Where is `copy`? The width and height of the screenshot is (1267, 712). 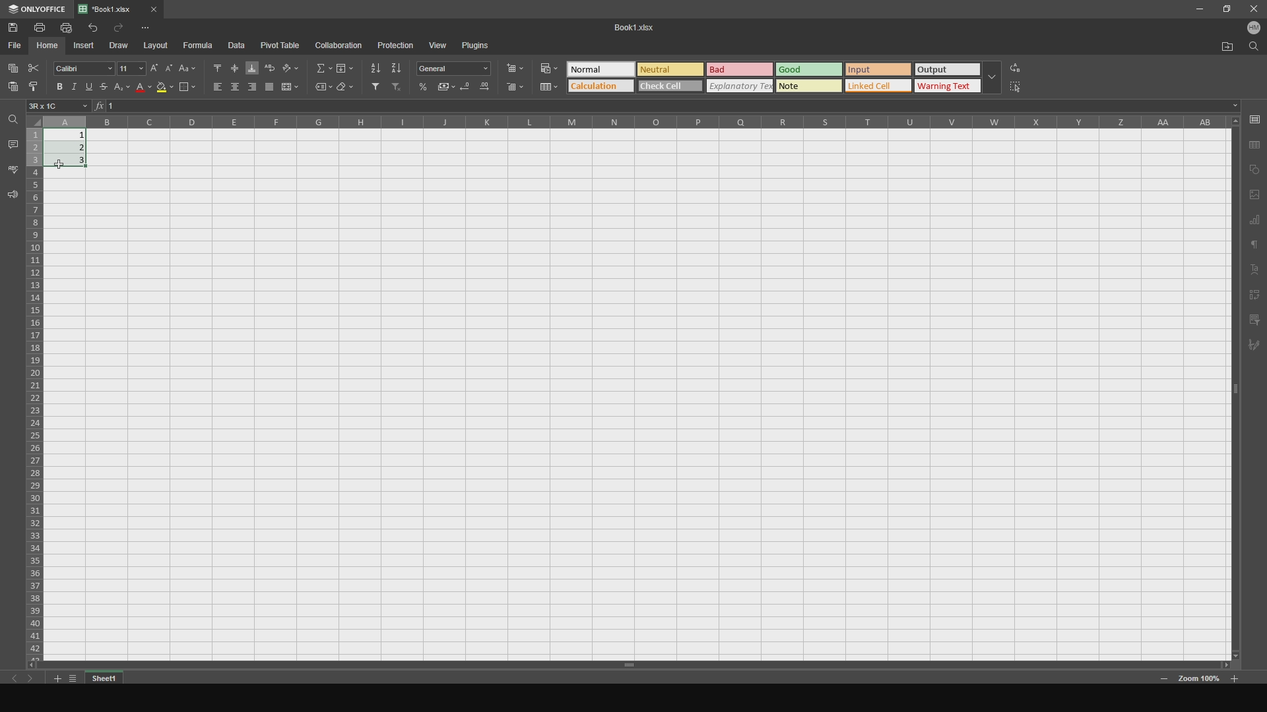 copy is located at coordinates (13, 66).